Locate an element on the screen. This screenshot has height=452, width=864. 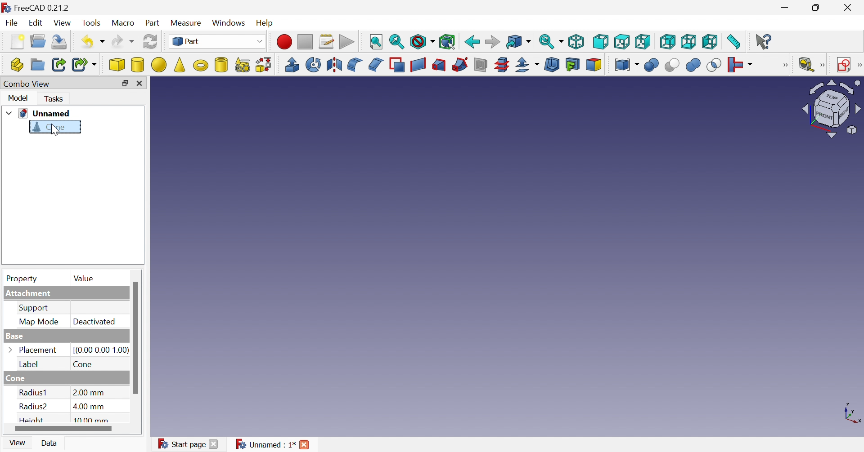
Unnamed is located at coordinates (46, 113).